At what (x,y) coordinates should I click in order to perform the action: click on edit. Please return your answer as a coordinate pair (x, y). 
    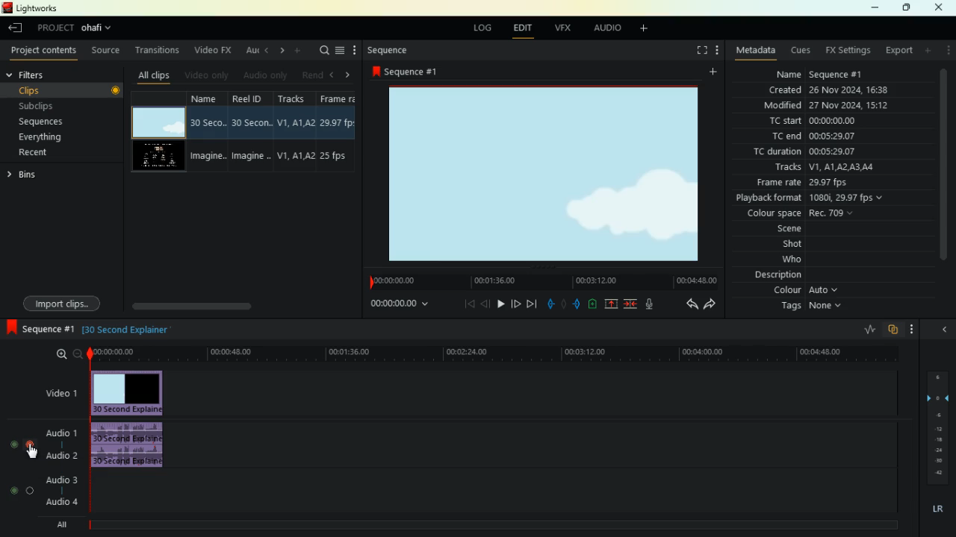
    Looking at the image, I should click on (521, 28).